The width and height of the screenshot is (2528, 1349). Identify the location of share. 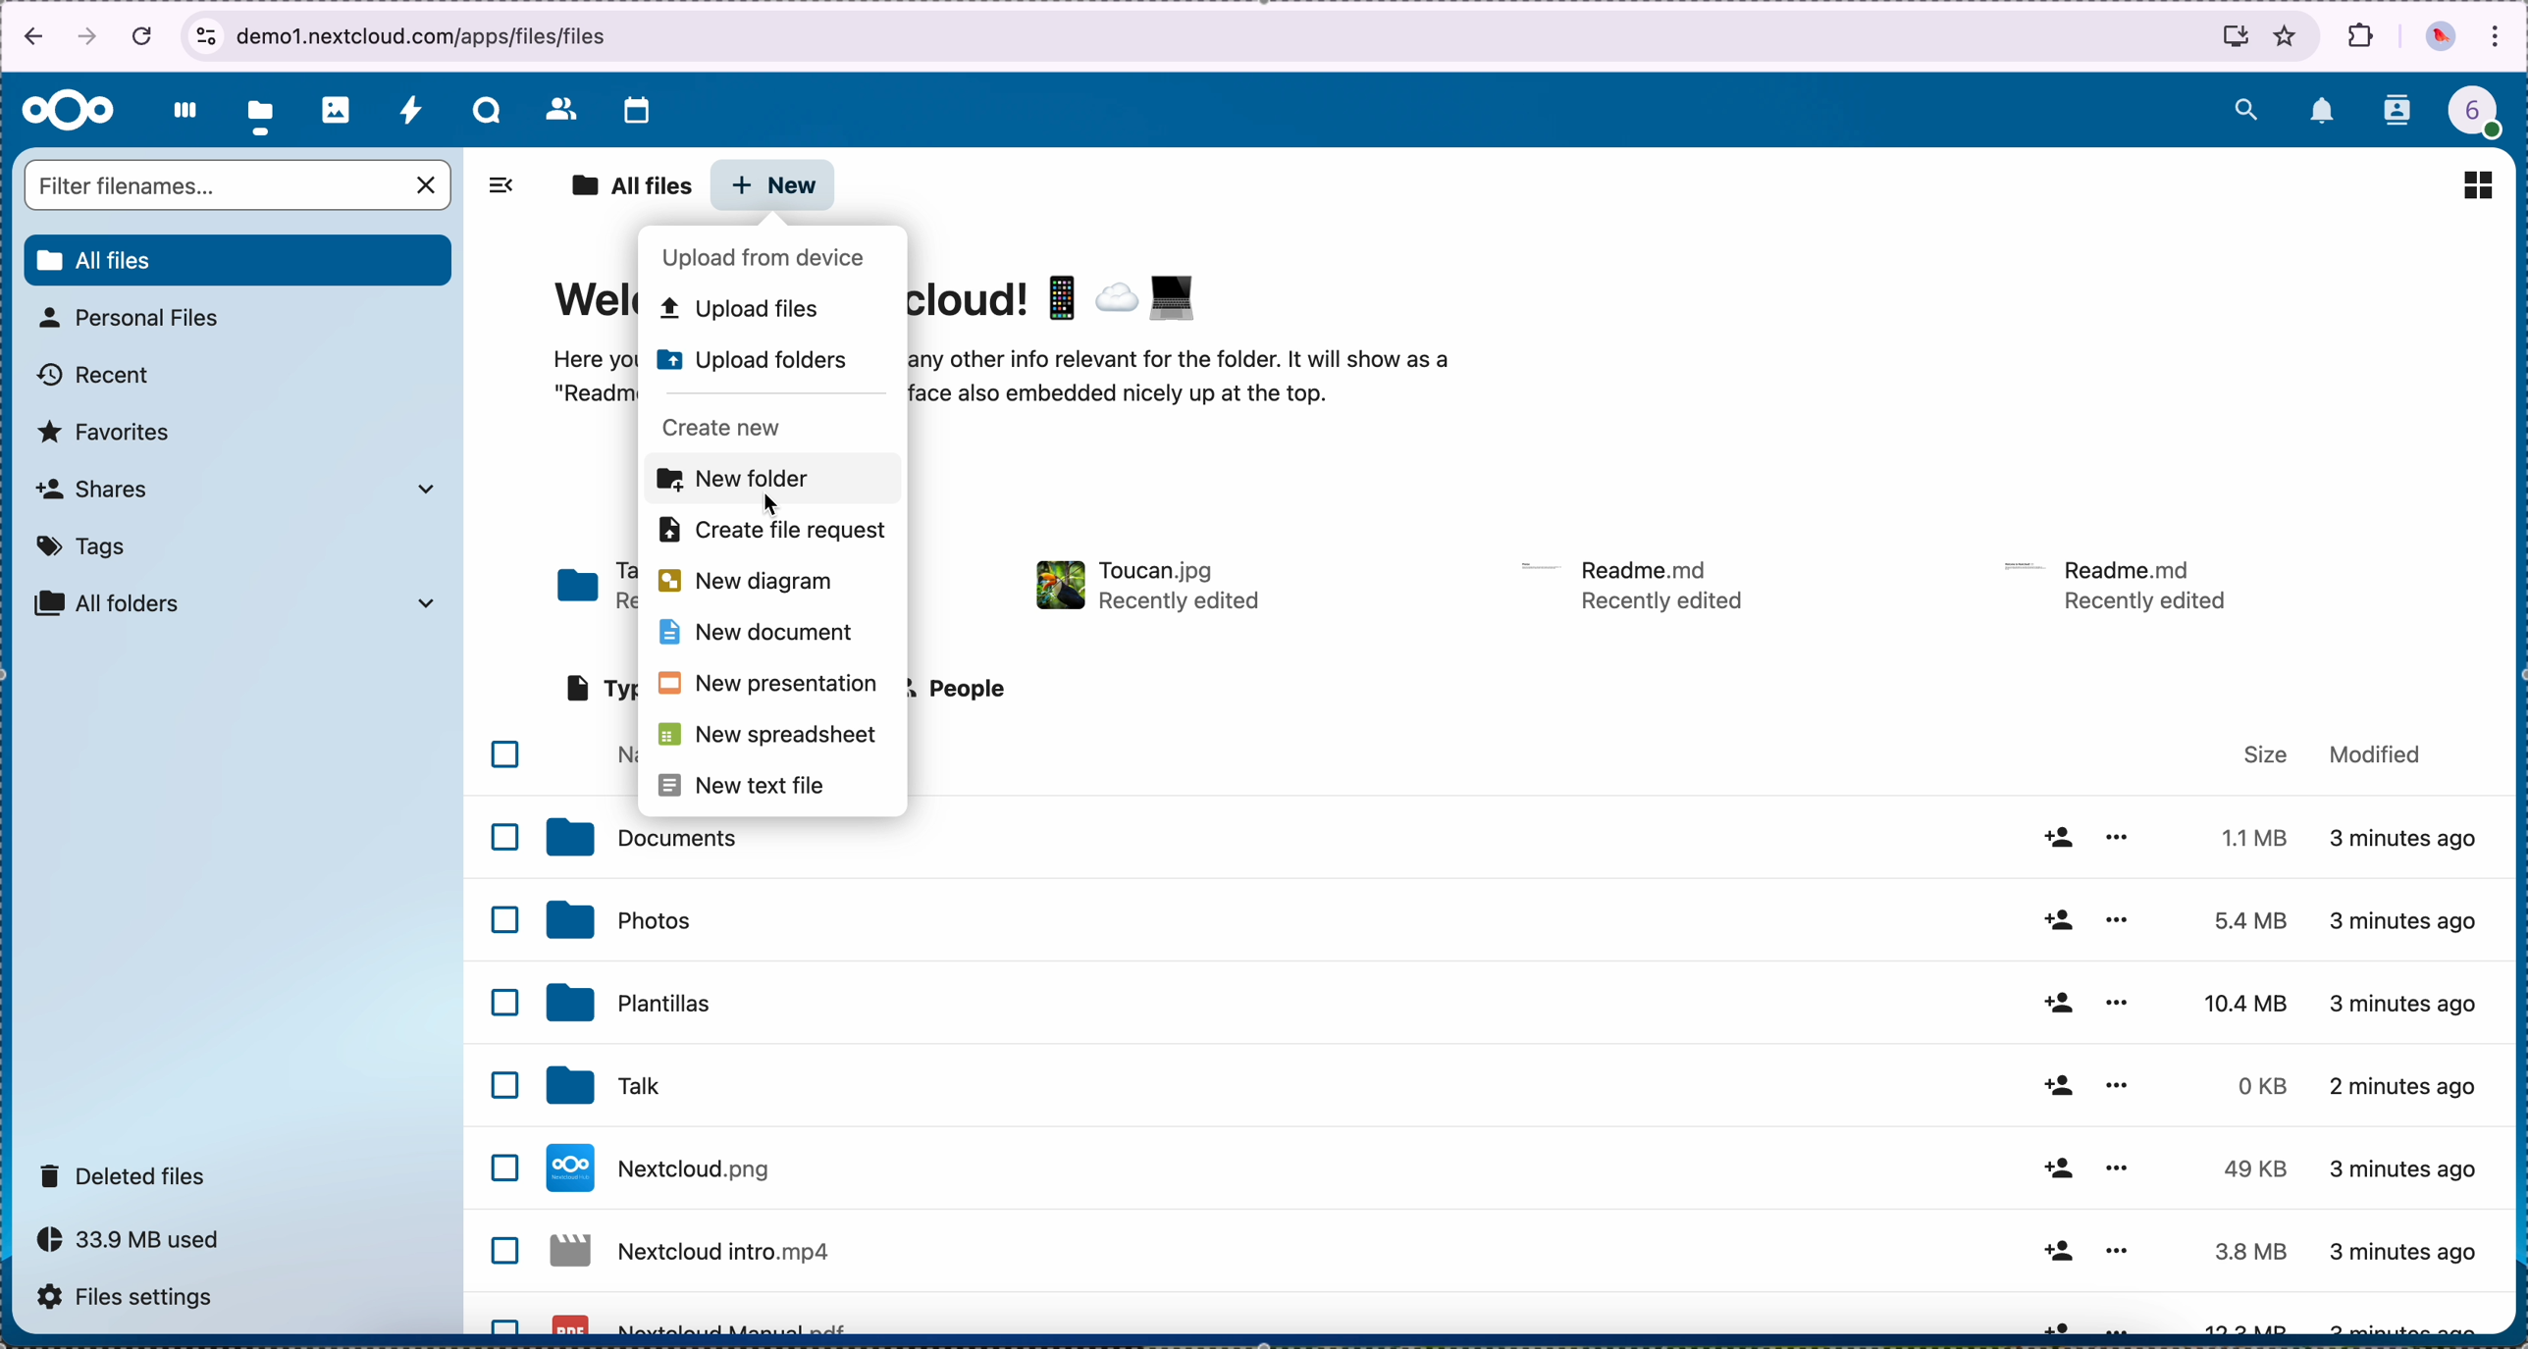
(2055, 1251).